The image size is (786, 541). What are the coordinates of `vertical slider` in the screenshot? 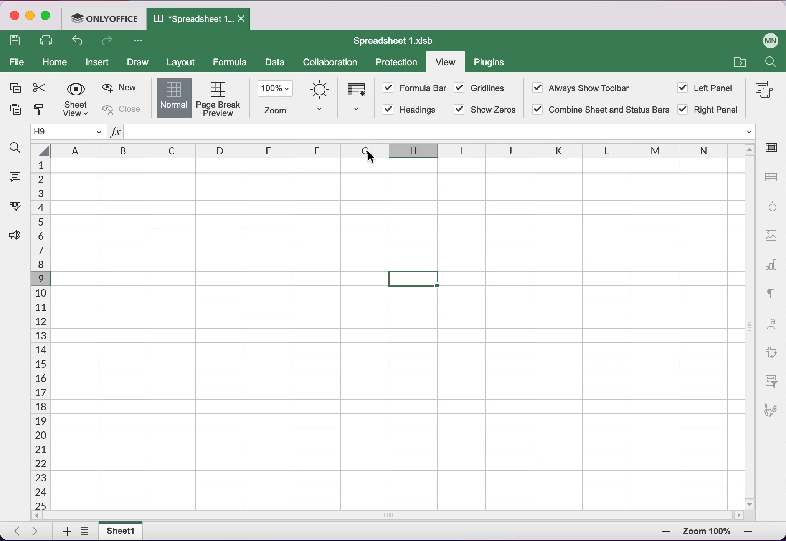 It's located at (750, 327).